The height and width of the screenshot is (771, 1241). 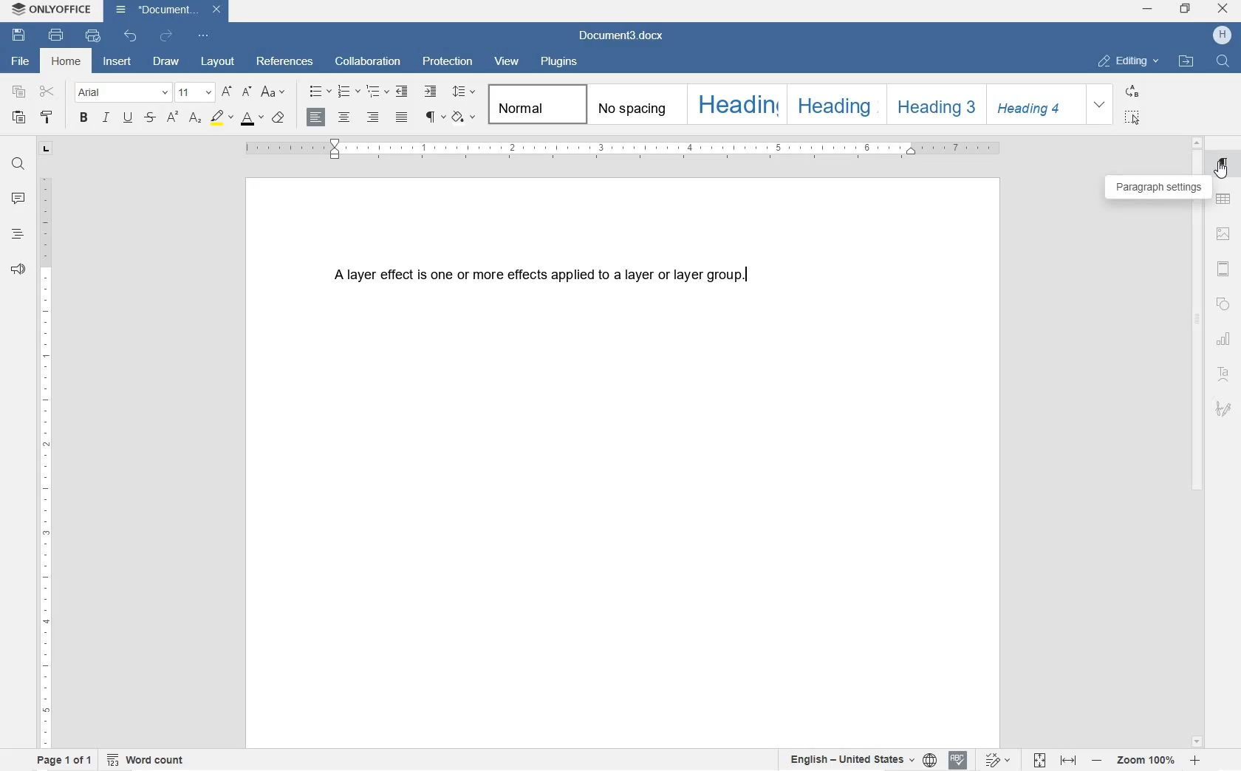 What do you see at coordinates (64, 758) in the screenshot?
I see `PAGE 1 OF 1` at bounding box center [64, 758].